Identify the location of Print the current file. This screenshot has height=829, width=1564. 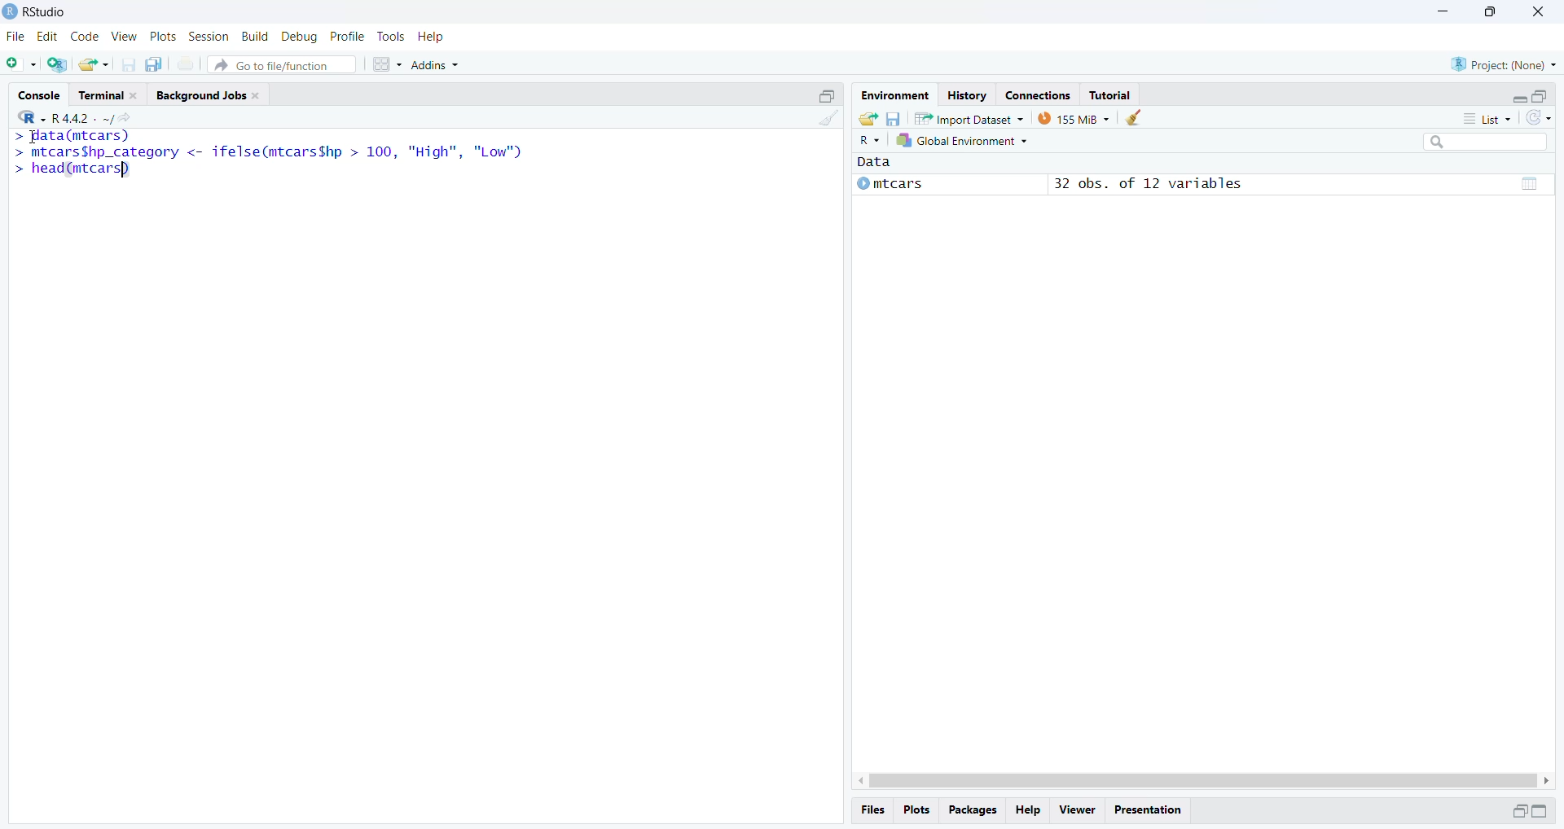
(187, 67).